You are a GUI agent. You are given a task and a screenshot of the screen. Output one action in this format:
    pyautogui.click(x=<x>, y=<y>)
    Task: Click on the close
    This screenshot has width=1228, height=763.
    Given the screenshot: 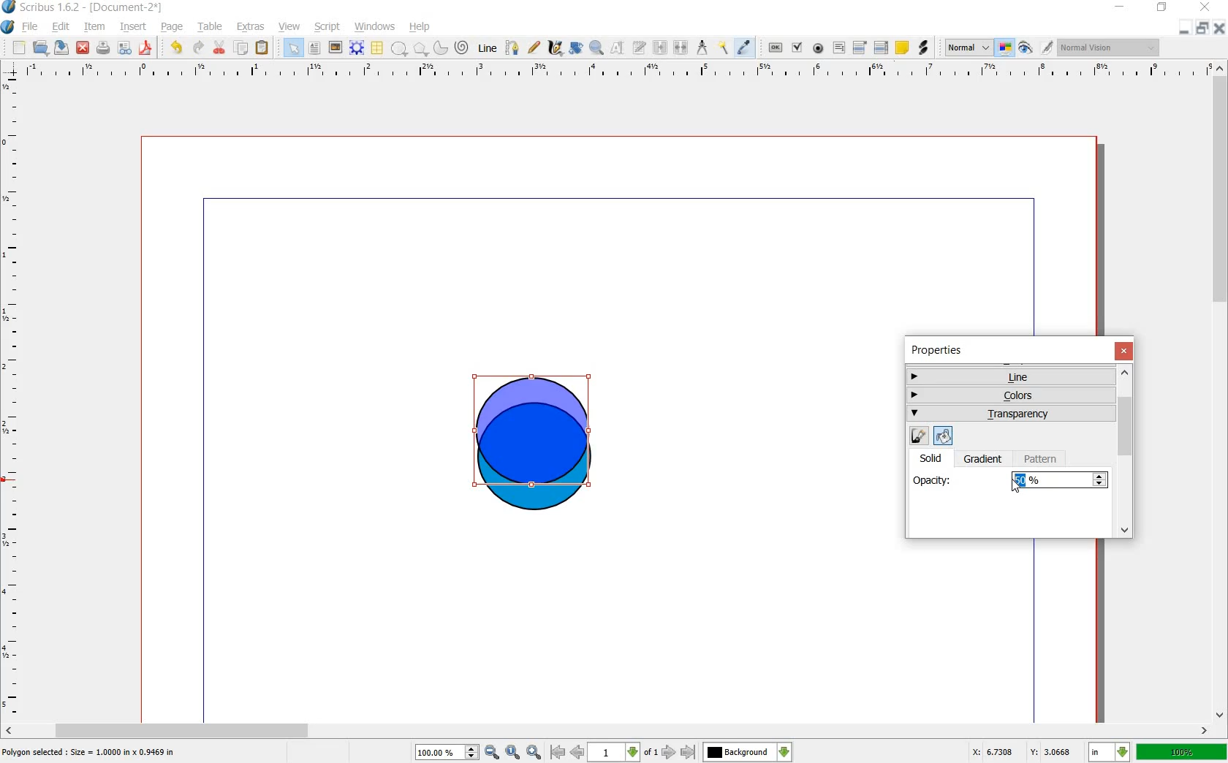 What is the action you would take?
    pyautogui.click(x=1208, y=7)
    